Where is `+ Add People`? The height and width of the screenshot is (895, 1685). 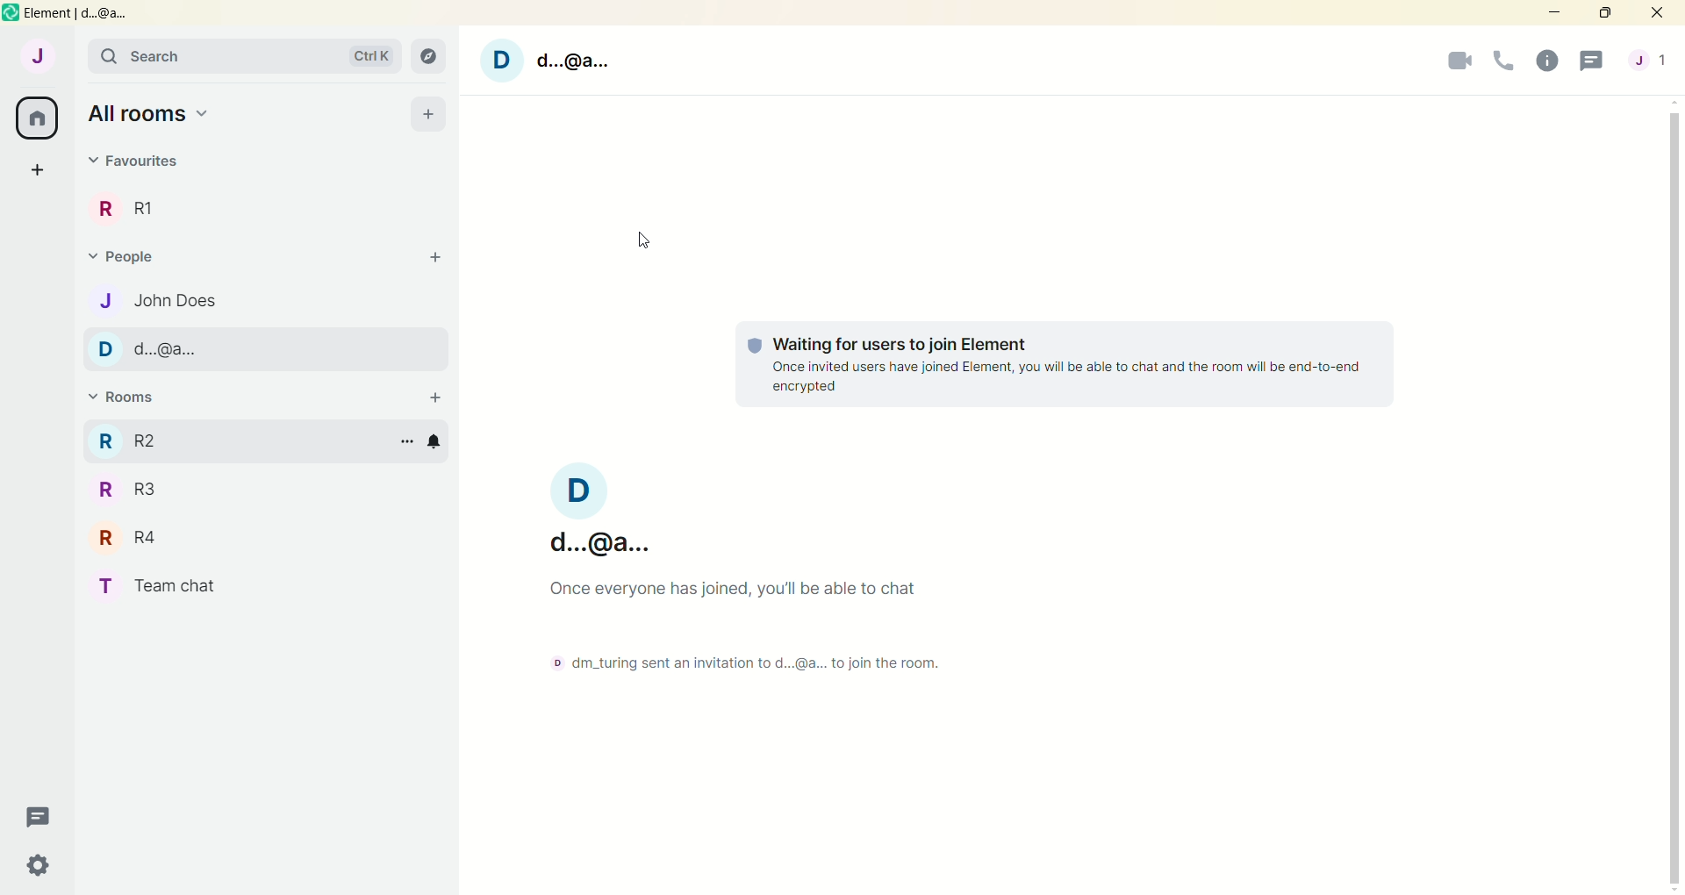
+ Add People is located at coordinates (430, 261).